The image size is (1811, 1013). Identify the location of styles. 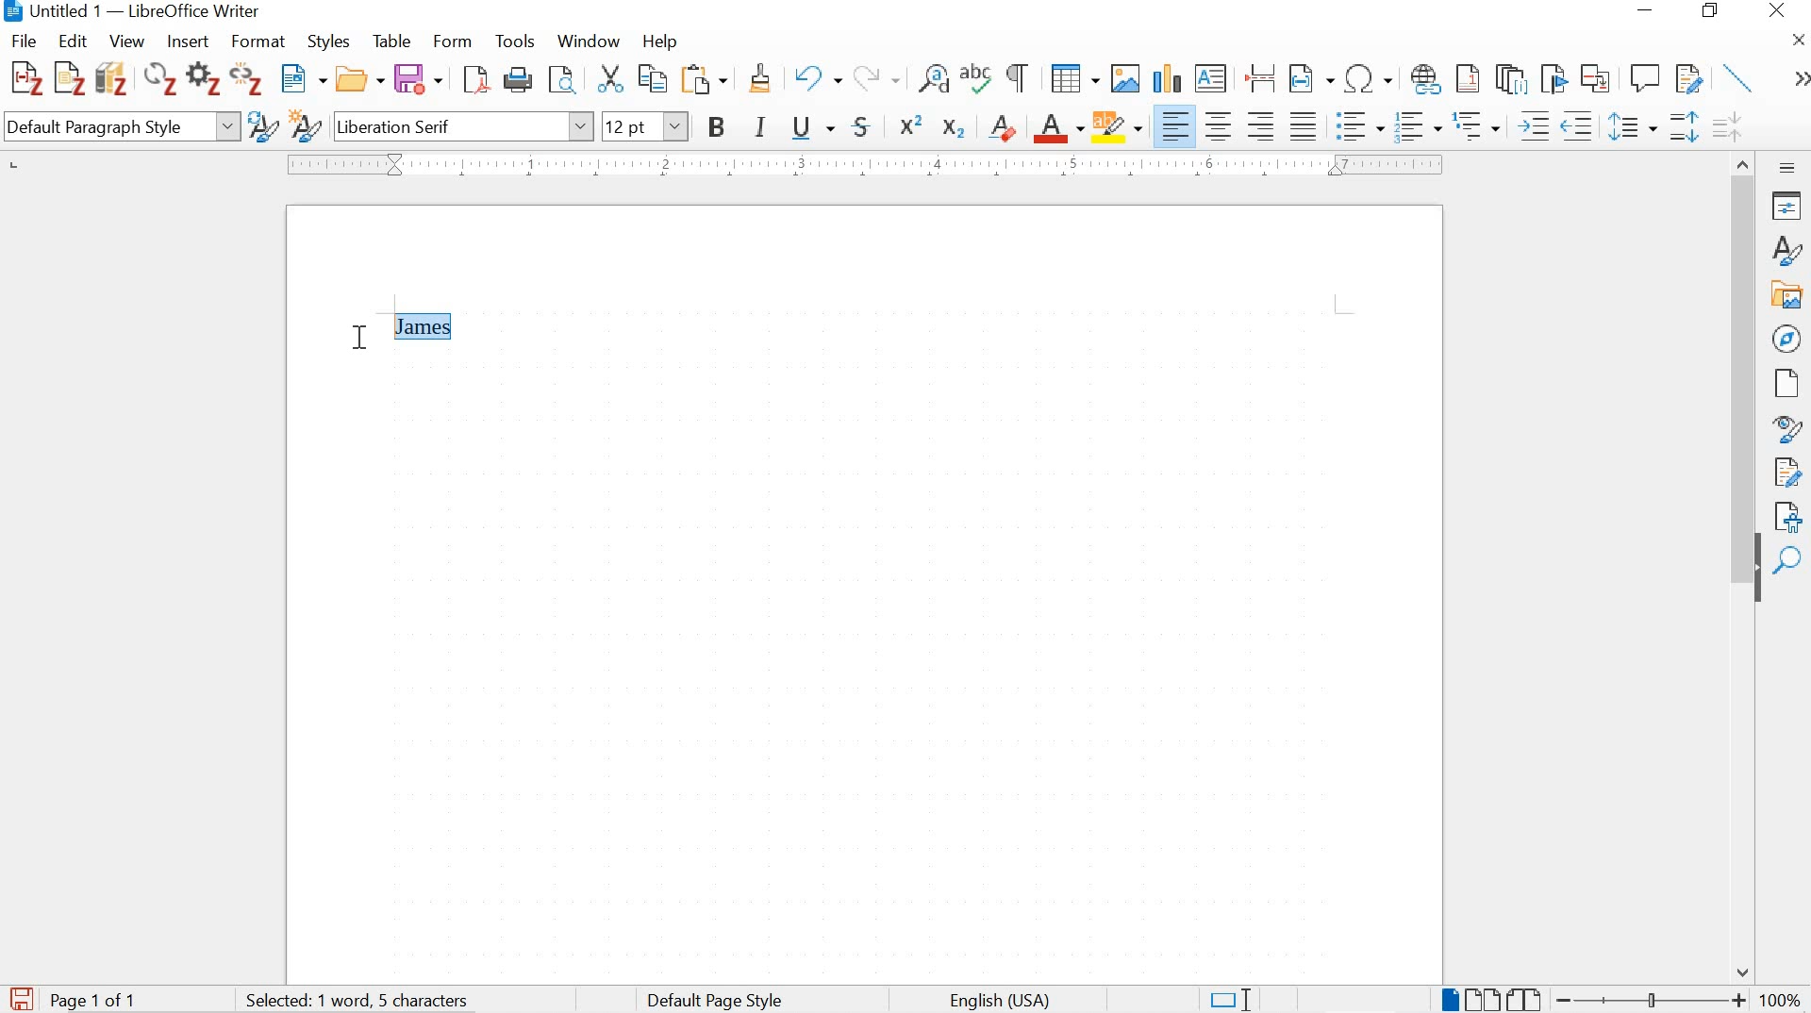
(332, 43).